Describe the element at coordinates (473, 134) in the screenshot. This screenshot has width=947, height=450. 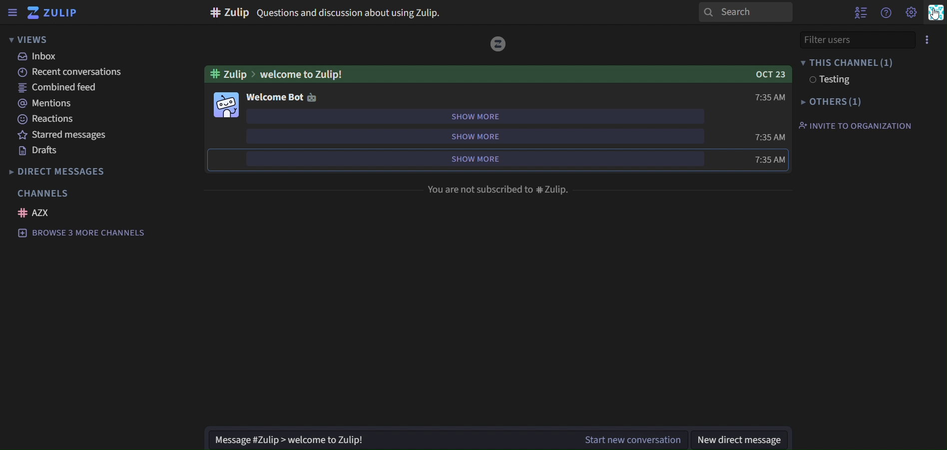
I see `show more` at that location.